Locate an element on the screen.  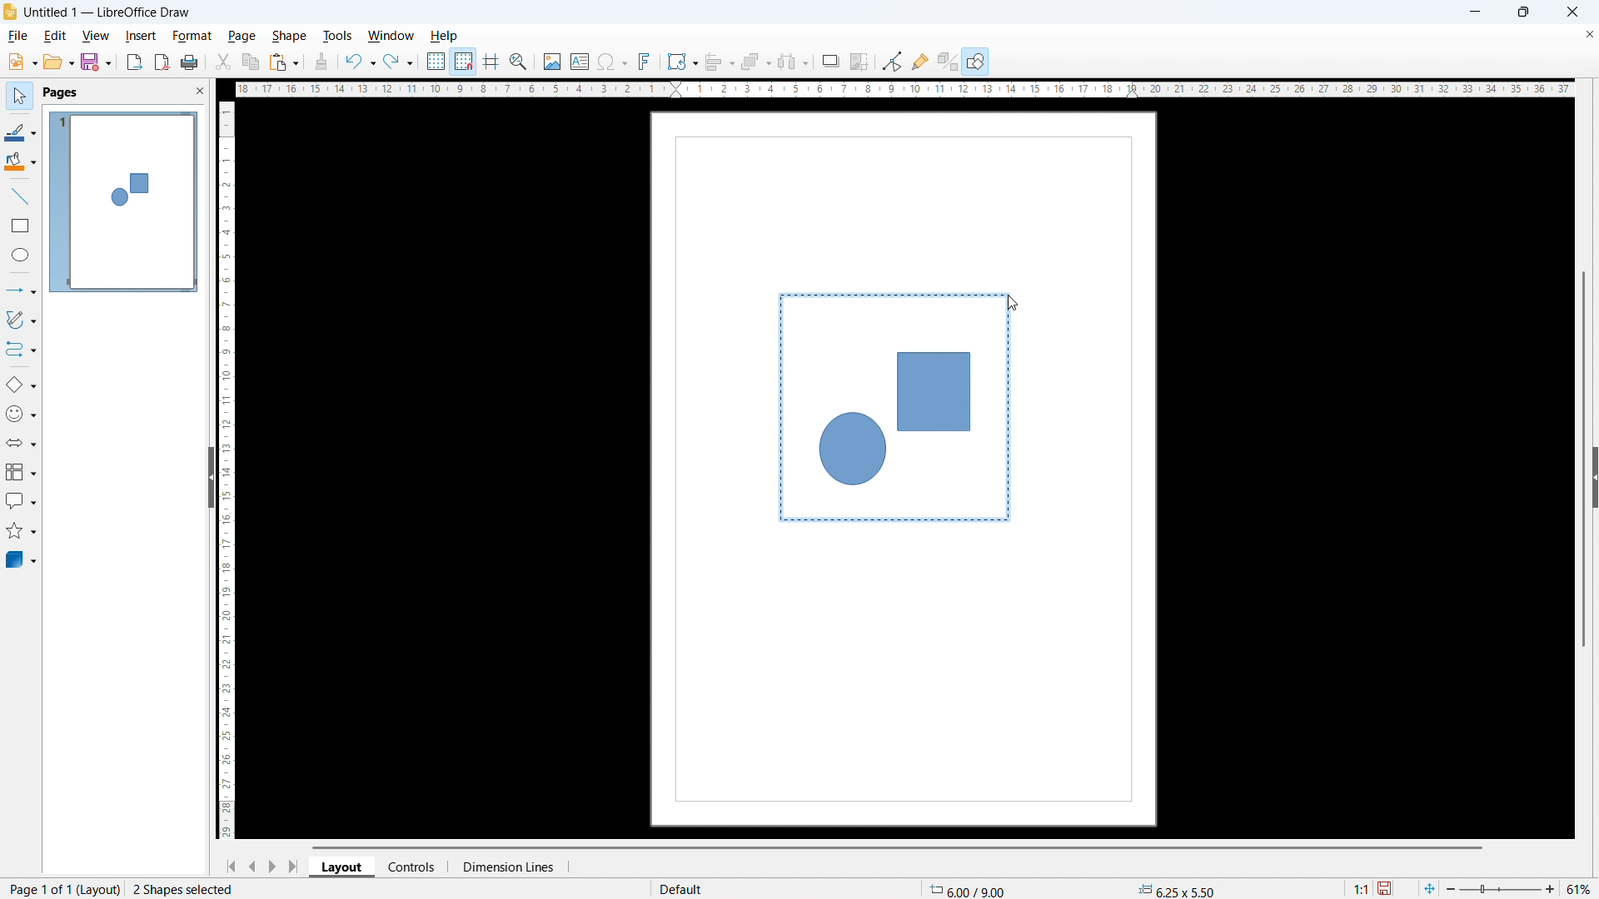
print is located at coordinates (192, 62).